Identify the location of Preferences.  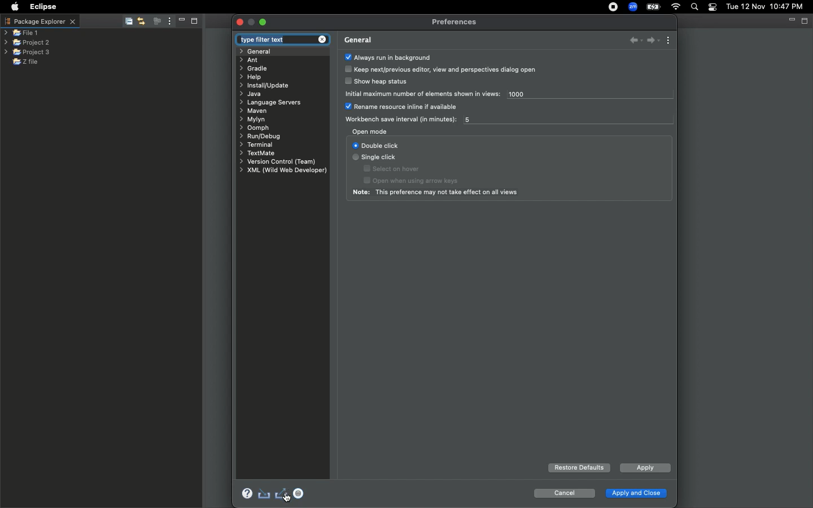
(455, 23).